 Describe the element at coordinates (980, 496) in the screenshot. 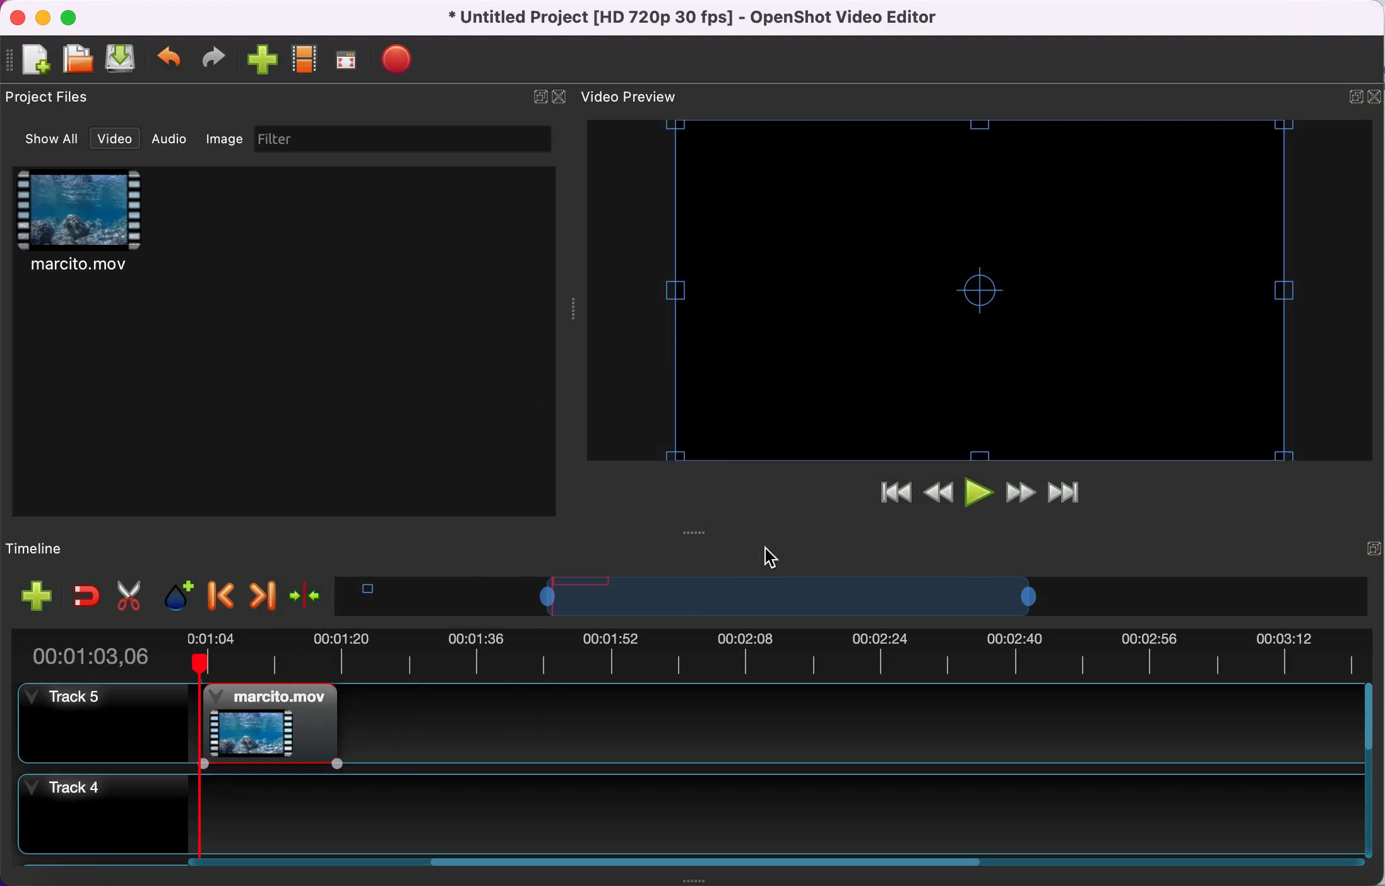

I see `play` at that location.